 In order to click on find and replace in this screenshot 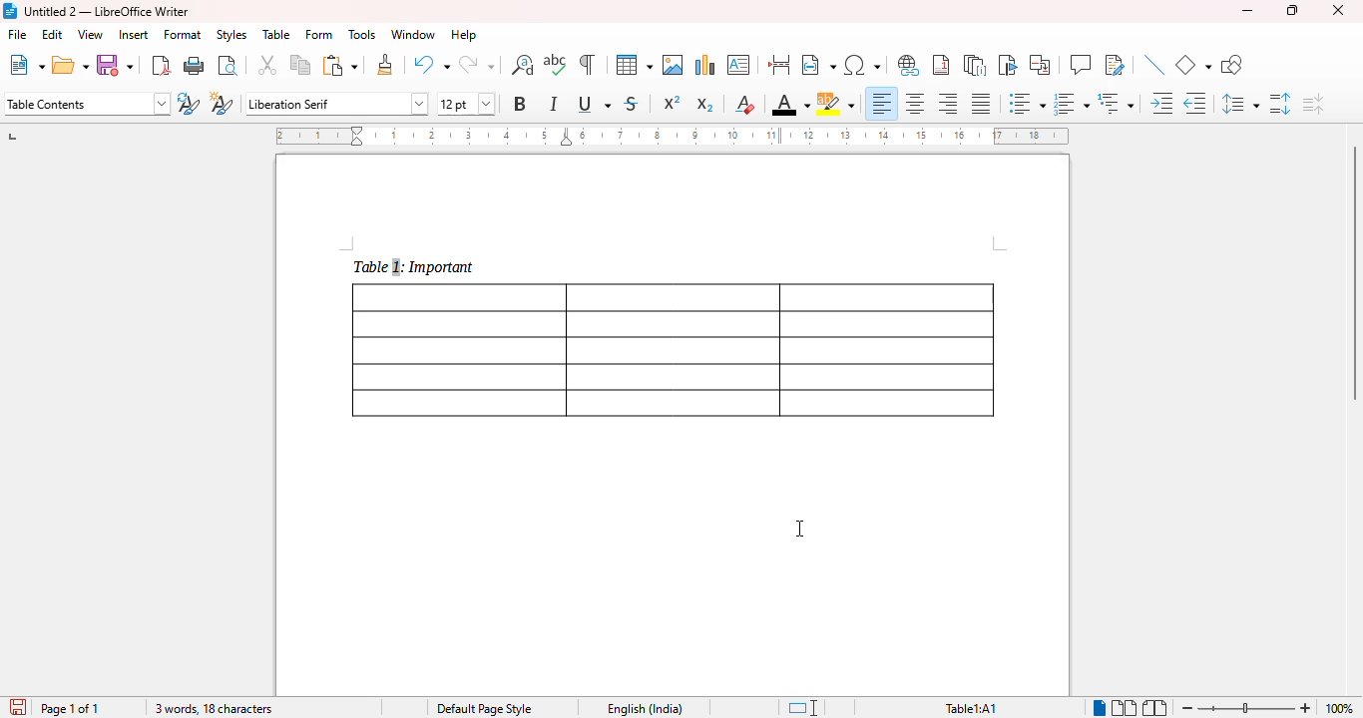, I will do `click(522, 65)`.